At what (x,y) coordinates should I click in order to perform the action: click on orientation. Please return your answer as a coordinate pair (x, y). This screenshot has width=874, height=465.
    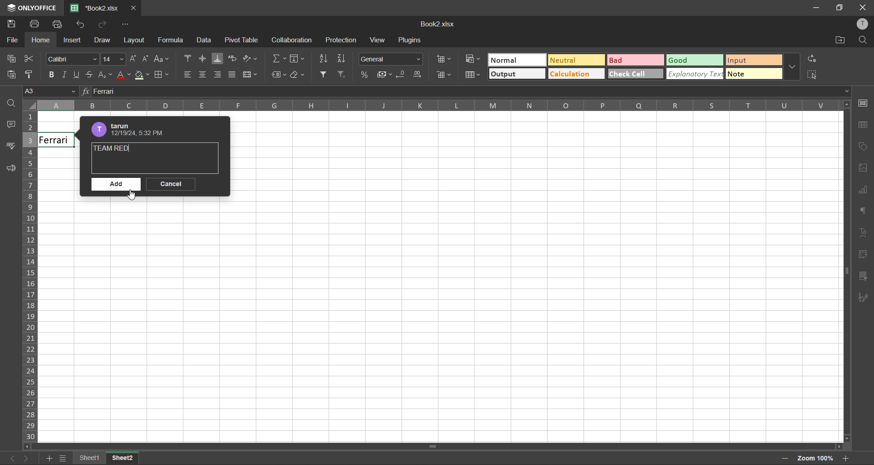
    Looking at the image, I should click on (251, 59).